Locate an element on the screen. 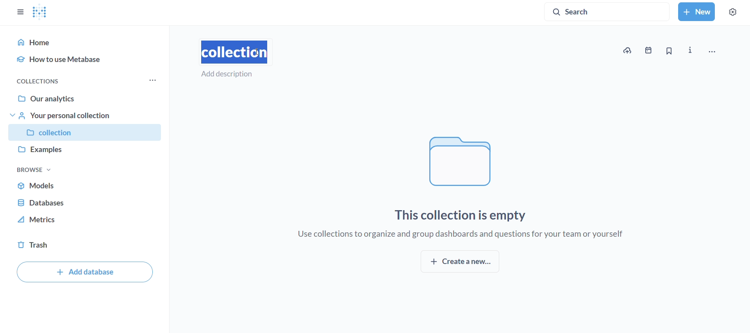 The width and height of the screenshot is (750, 333). events is located at coordinates (650, 50).